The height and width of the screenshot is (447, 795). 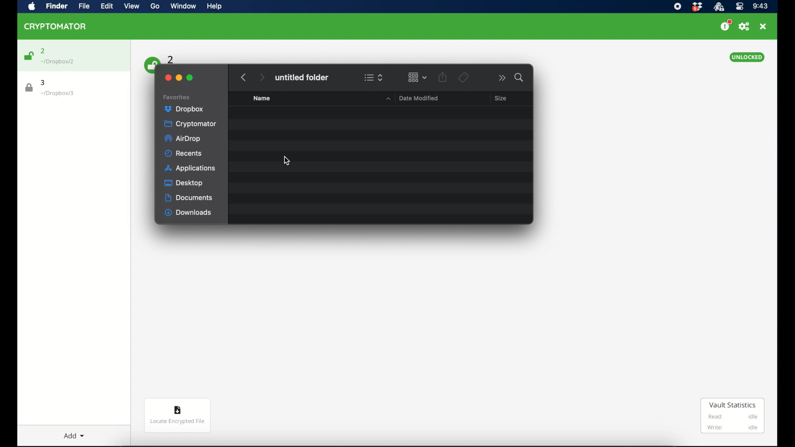 I want to click on applications, so click(x=190, y=169).